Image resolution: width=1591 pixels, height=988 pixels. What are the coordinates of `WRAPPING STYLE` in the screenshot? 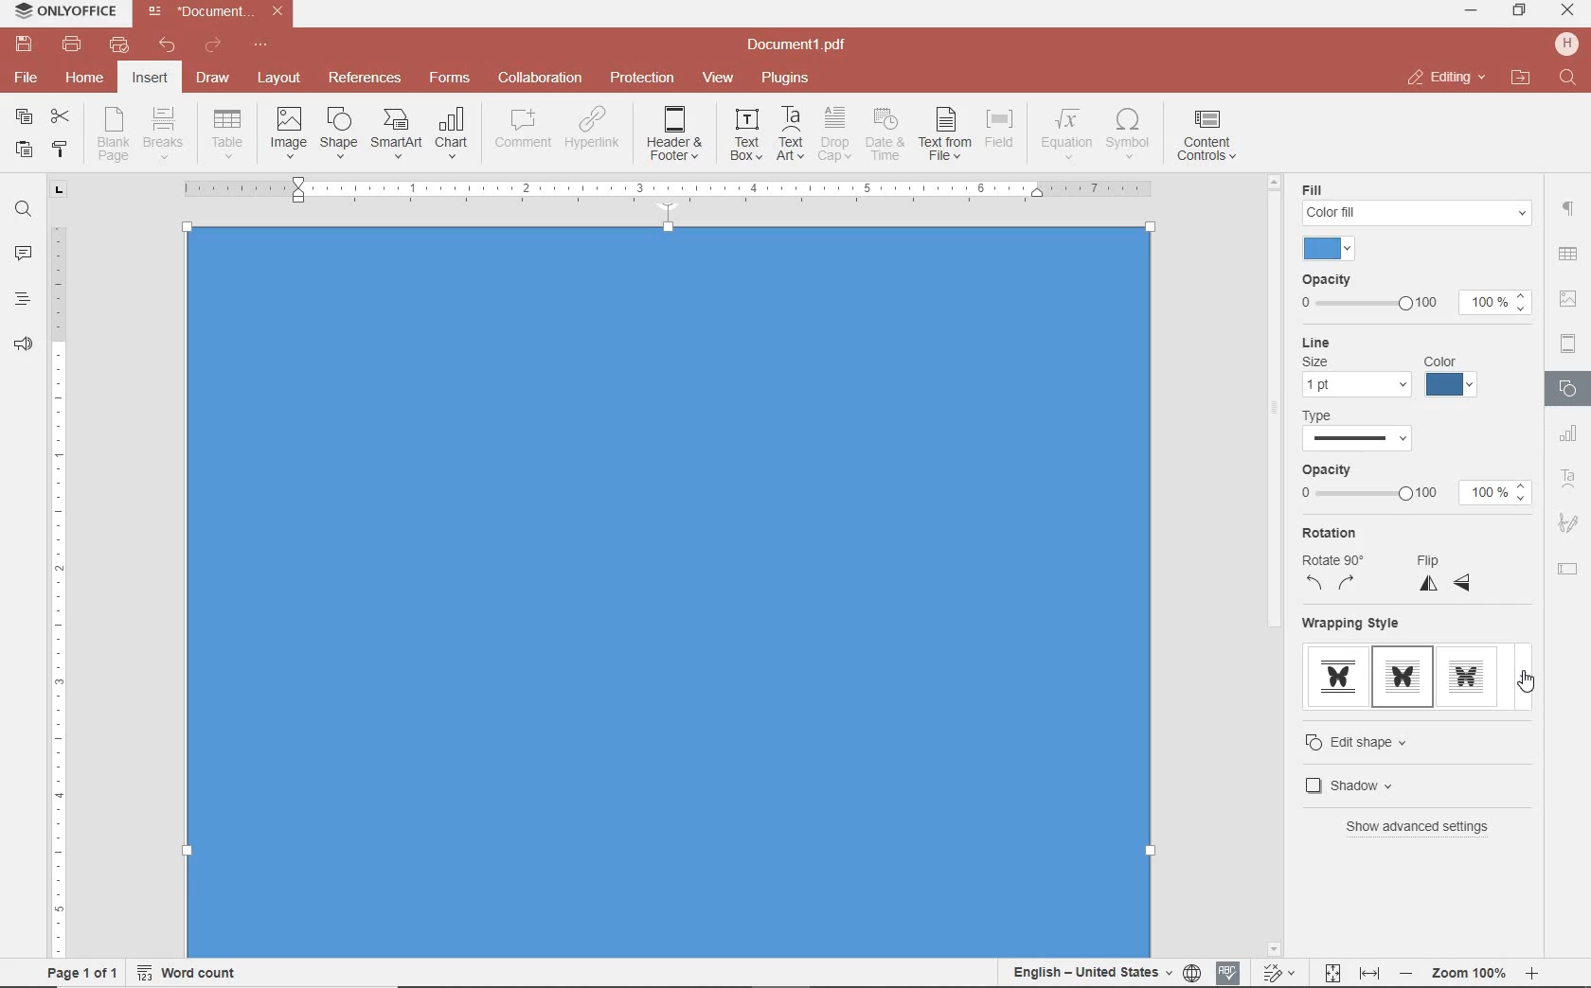 It's located at (1410, 660).